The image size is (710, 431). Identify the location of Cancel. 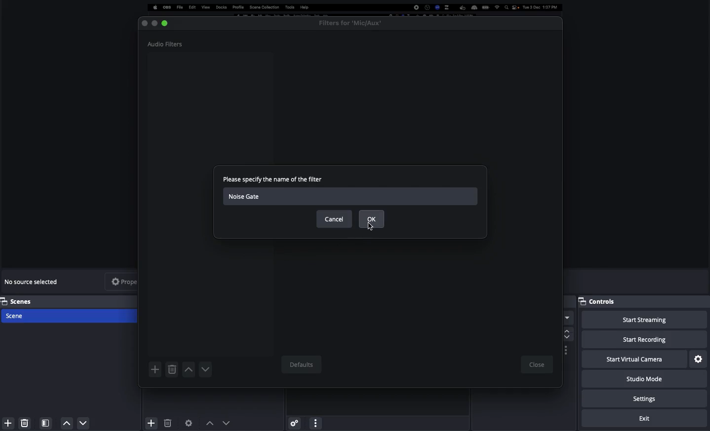
(335, 219).